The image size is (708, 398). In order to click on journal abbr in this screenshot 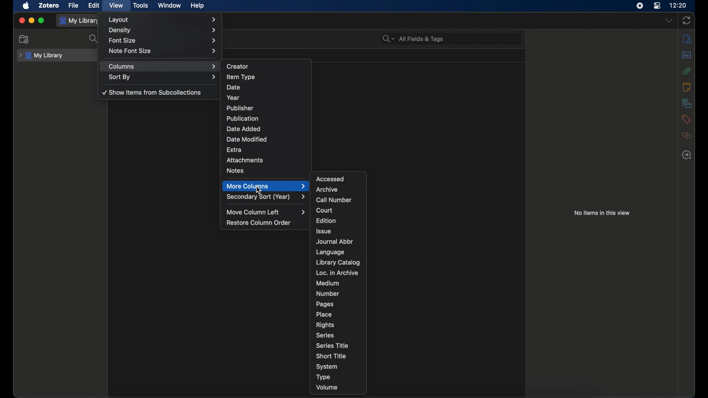, I will do `click(334, 241)`.